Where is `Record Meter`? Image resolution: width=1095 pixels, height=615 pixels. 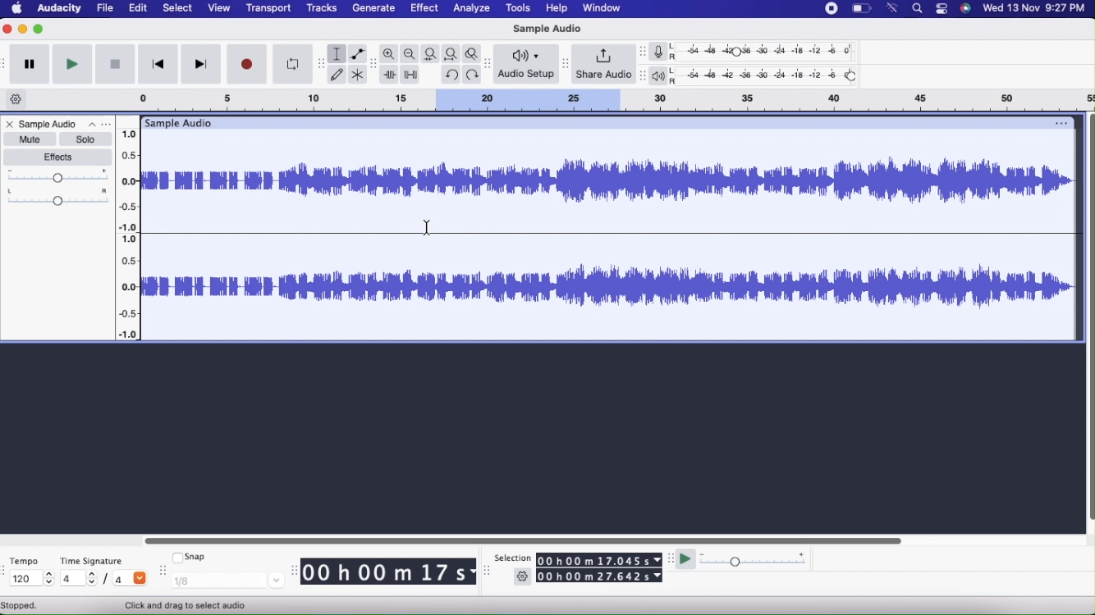 Record Meter is located at coordinates (663, 52).